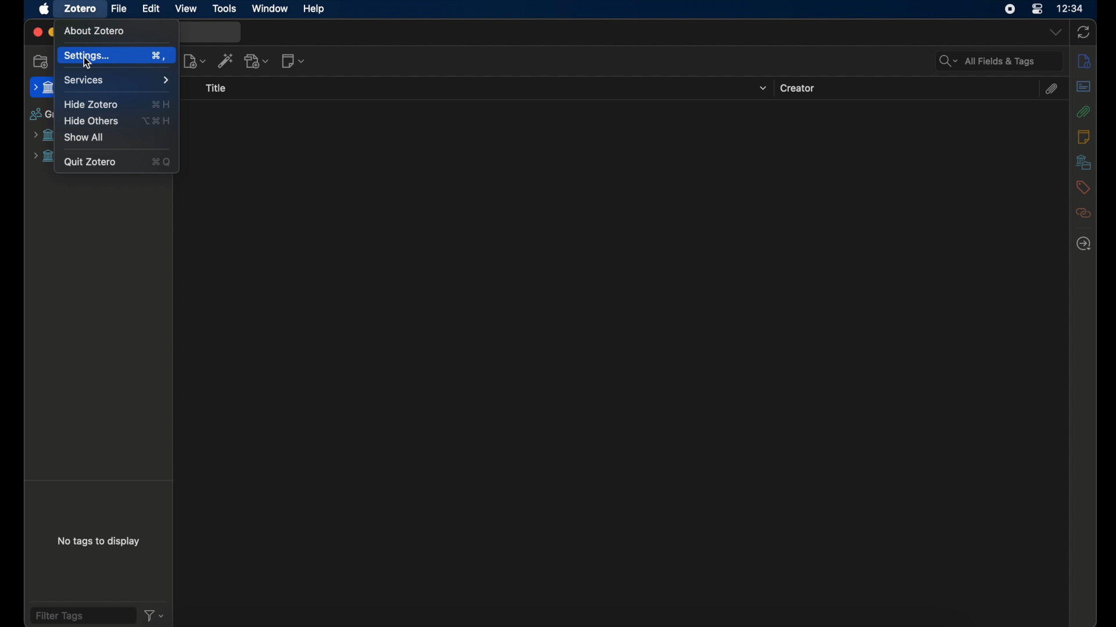 This screenshot has height=627, width=1116. I want to click on creator, so click(799, 88).